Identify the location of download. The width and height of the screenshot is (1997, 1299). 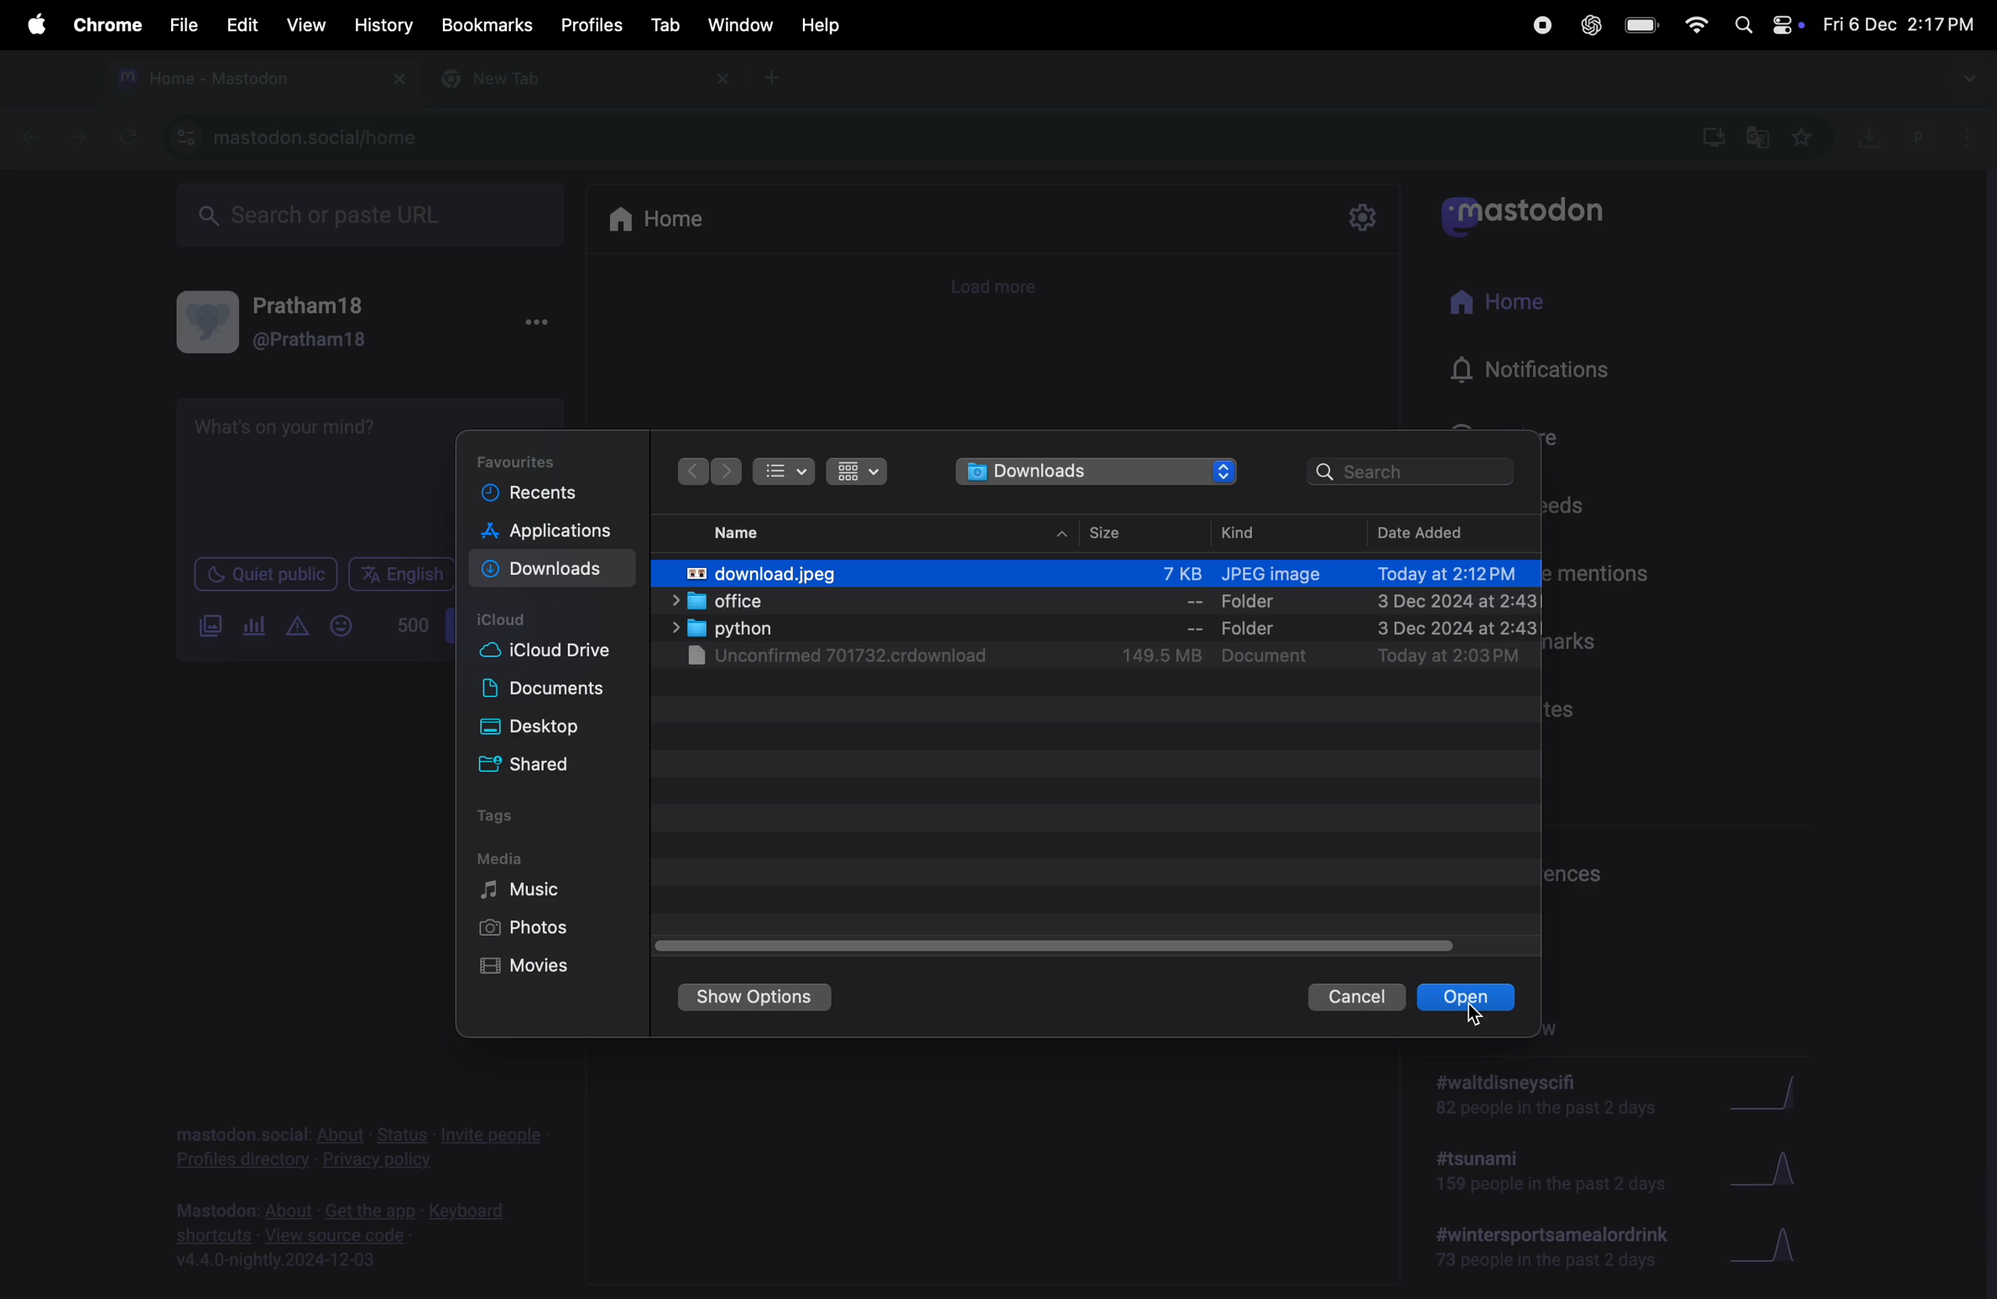
(550, 571).